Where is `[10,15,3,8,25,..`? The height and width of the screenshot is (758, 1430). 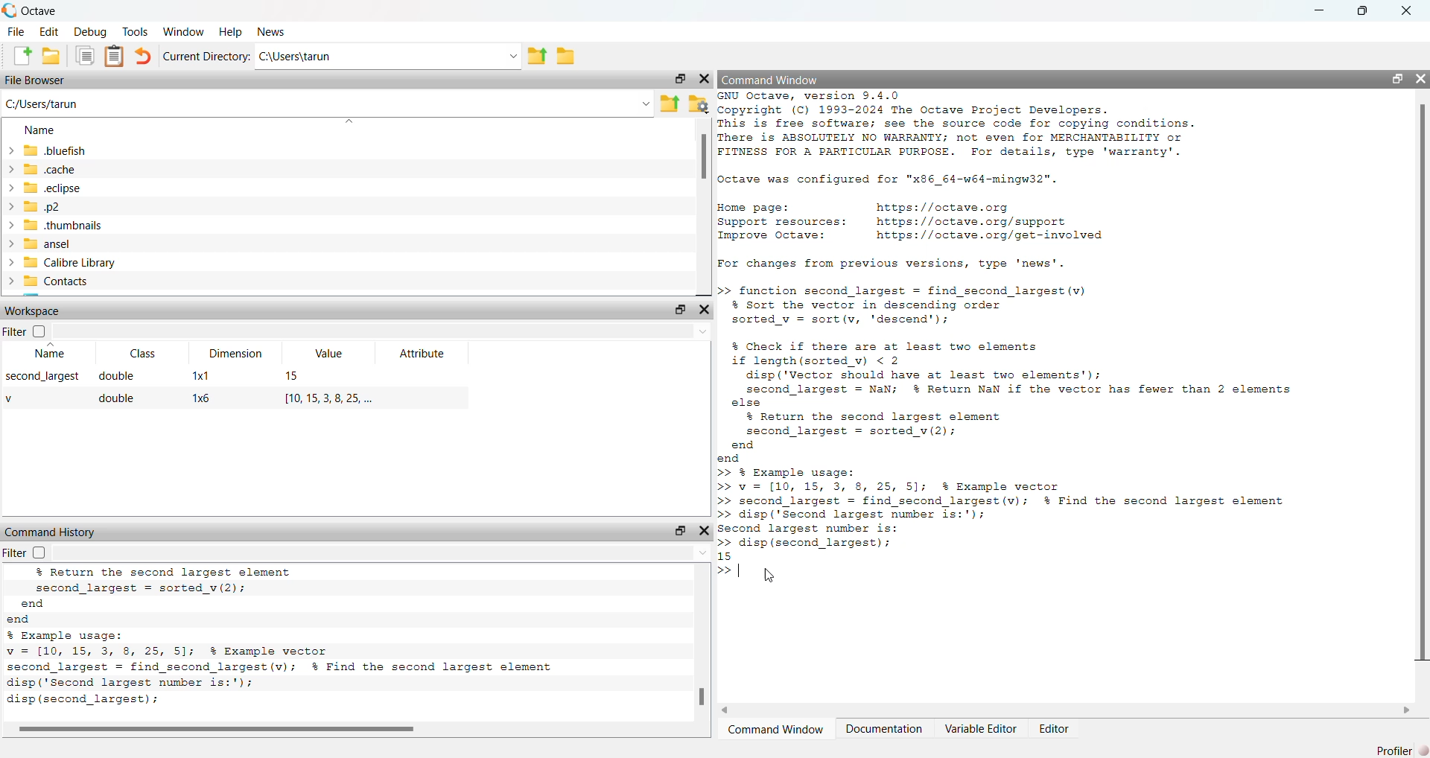
[10,15,3,8,25,.. is located at coordinates (329, 396).